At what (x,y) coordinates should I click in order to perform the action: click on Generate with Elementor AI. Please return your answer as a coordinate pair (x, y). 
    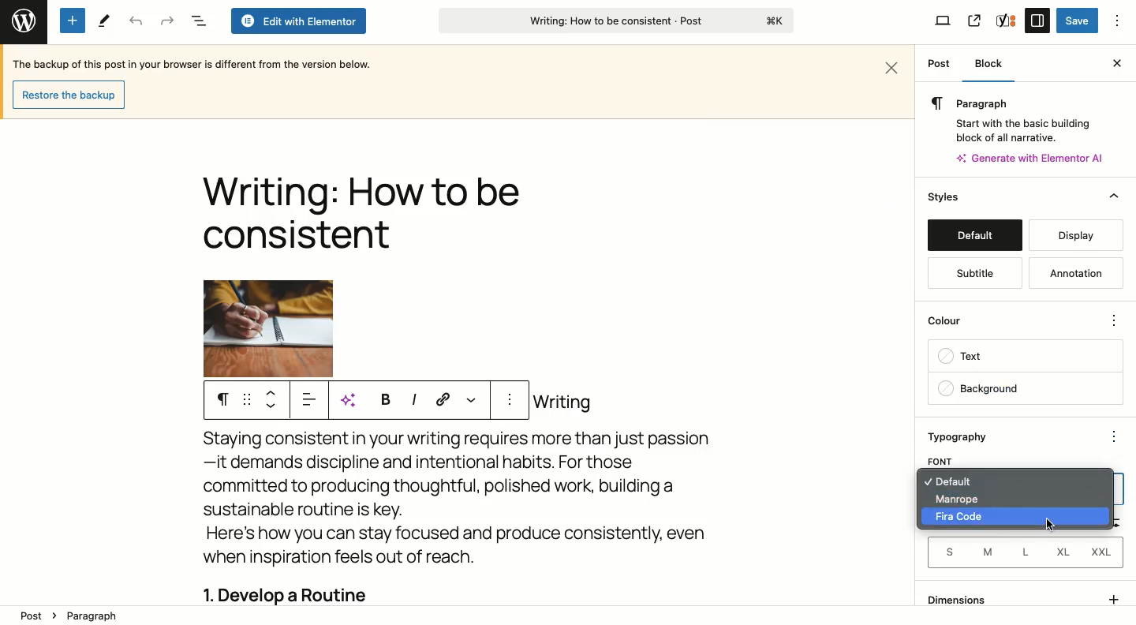
    Looking at the image, I should click on (1031, 158).